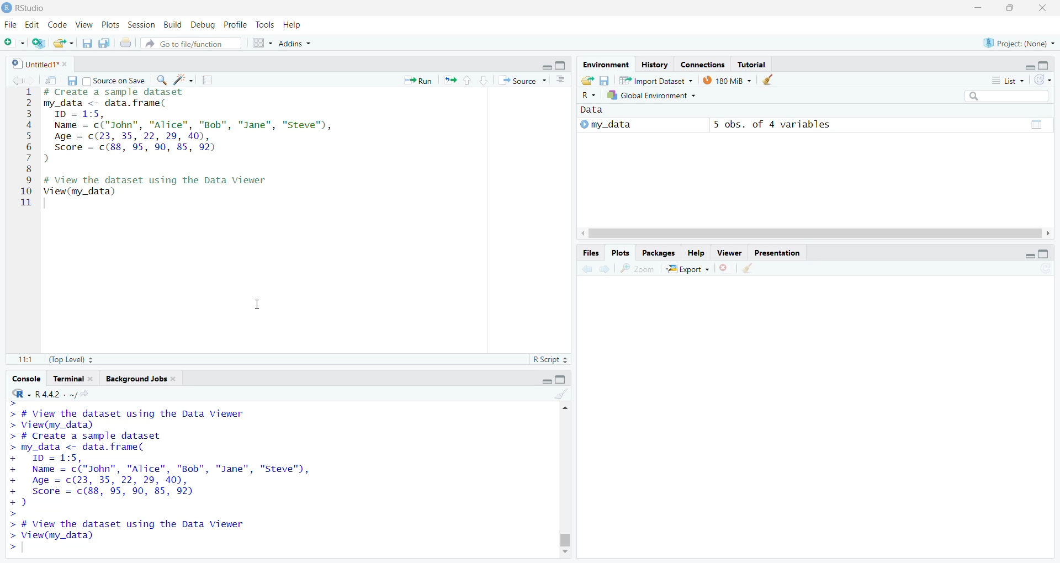  What do you see at coordinates (65, 44) in the screenshot?
I see `Open an existing file` at bounding box center [65, 44].